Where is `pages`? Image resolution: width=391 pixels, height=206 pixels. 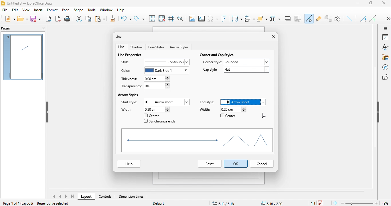 pages is located at coordinates (10, 28).